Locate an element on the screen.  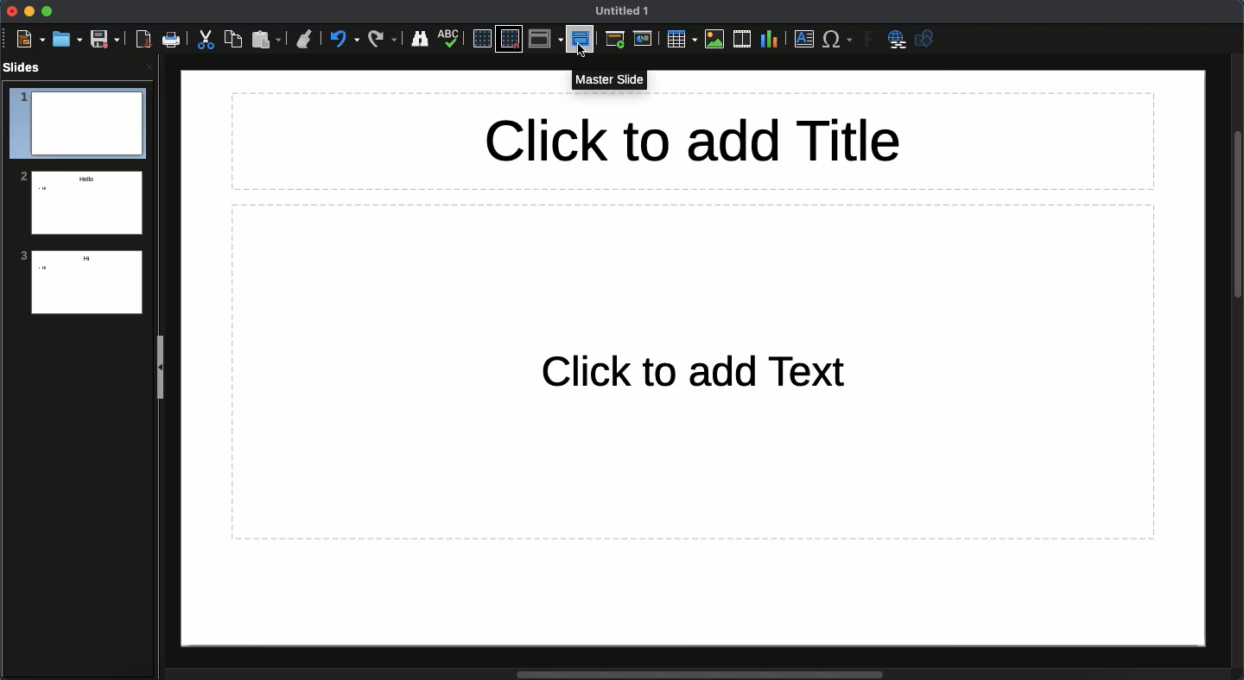
Slides is located at coordinates (24, 66).